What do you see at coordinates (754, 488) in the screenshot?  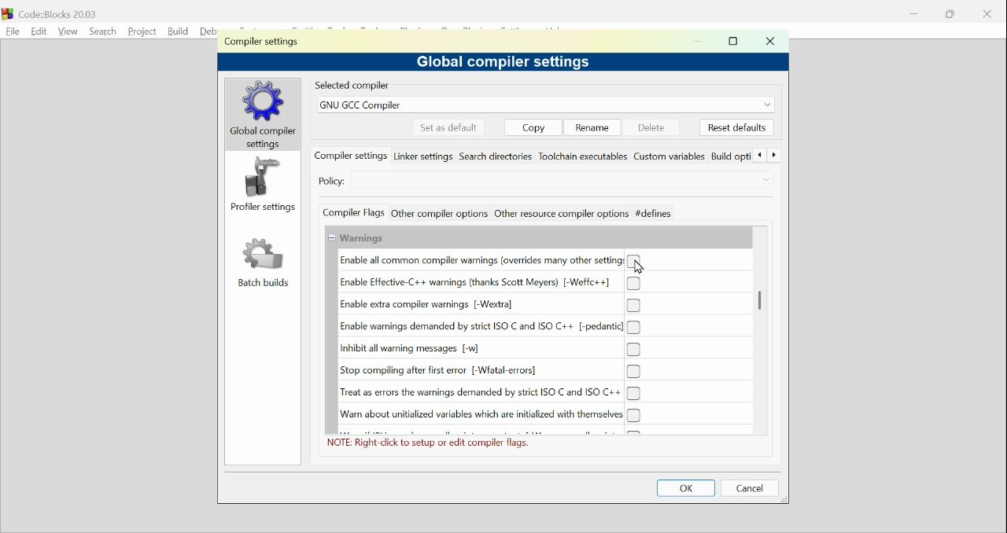 I see `Cancel` at bounding box center [754, 488].